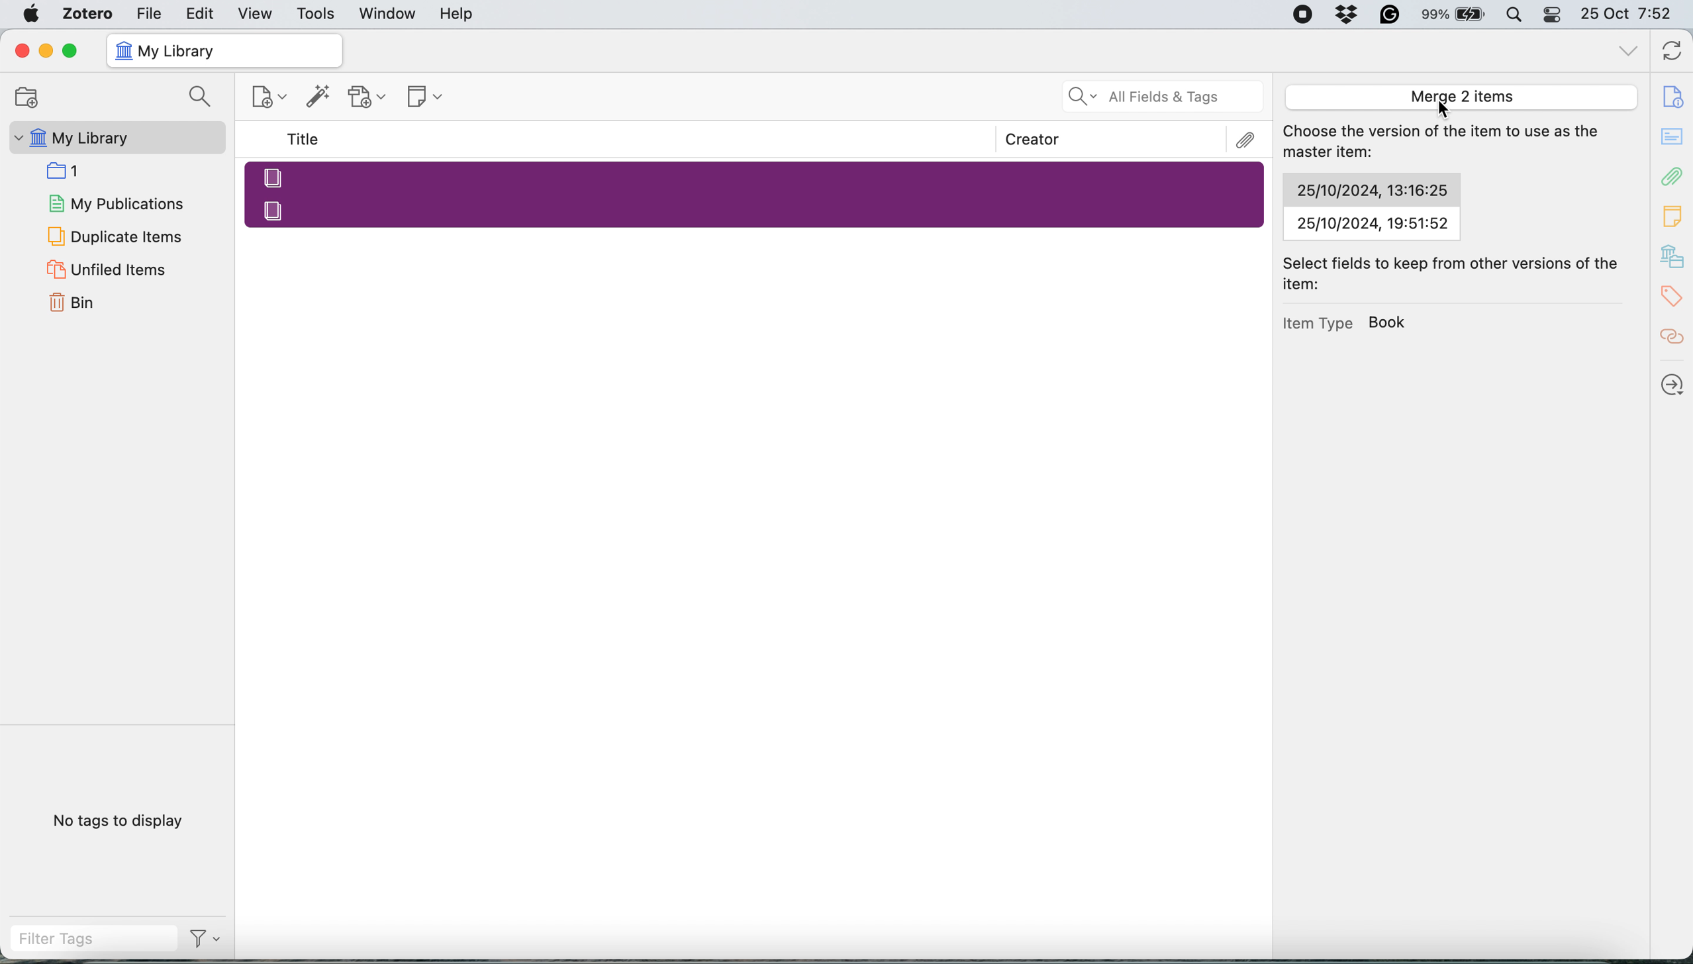  What do you see at coordinates (122, 824) in the screenshot?
I see `No tags to display` at bounding box center [122, 824].